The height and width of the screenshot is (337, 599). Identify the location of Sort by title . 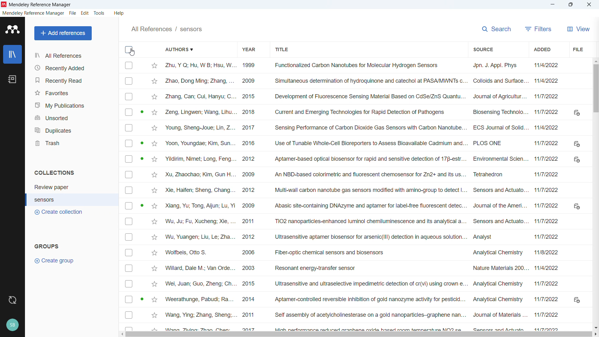
(283, 50).